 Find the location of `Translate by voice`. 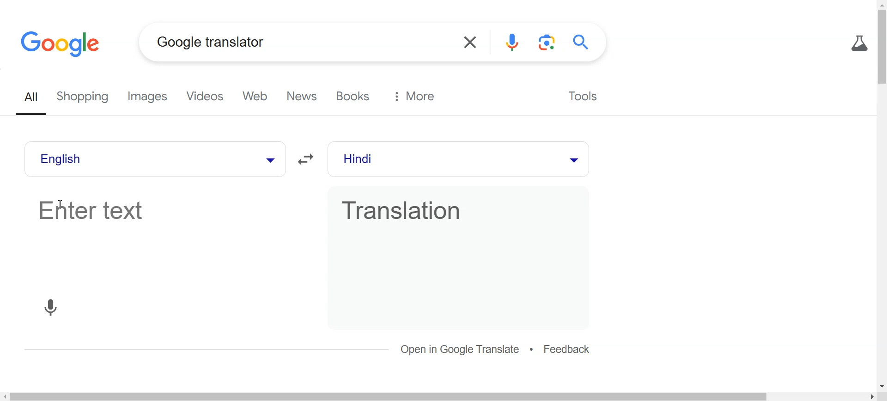

Translate by voice is located at coordinates (51, 306).